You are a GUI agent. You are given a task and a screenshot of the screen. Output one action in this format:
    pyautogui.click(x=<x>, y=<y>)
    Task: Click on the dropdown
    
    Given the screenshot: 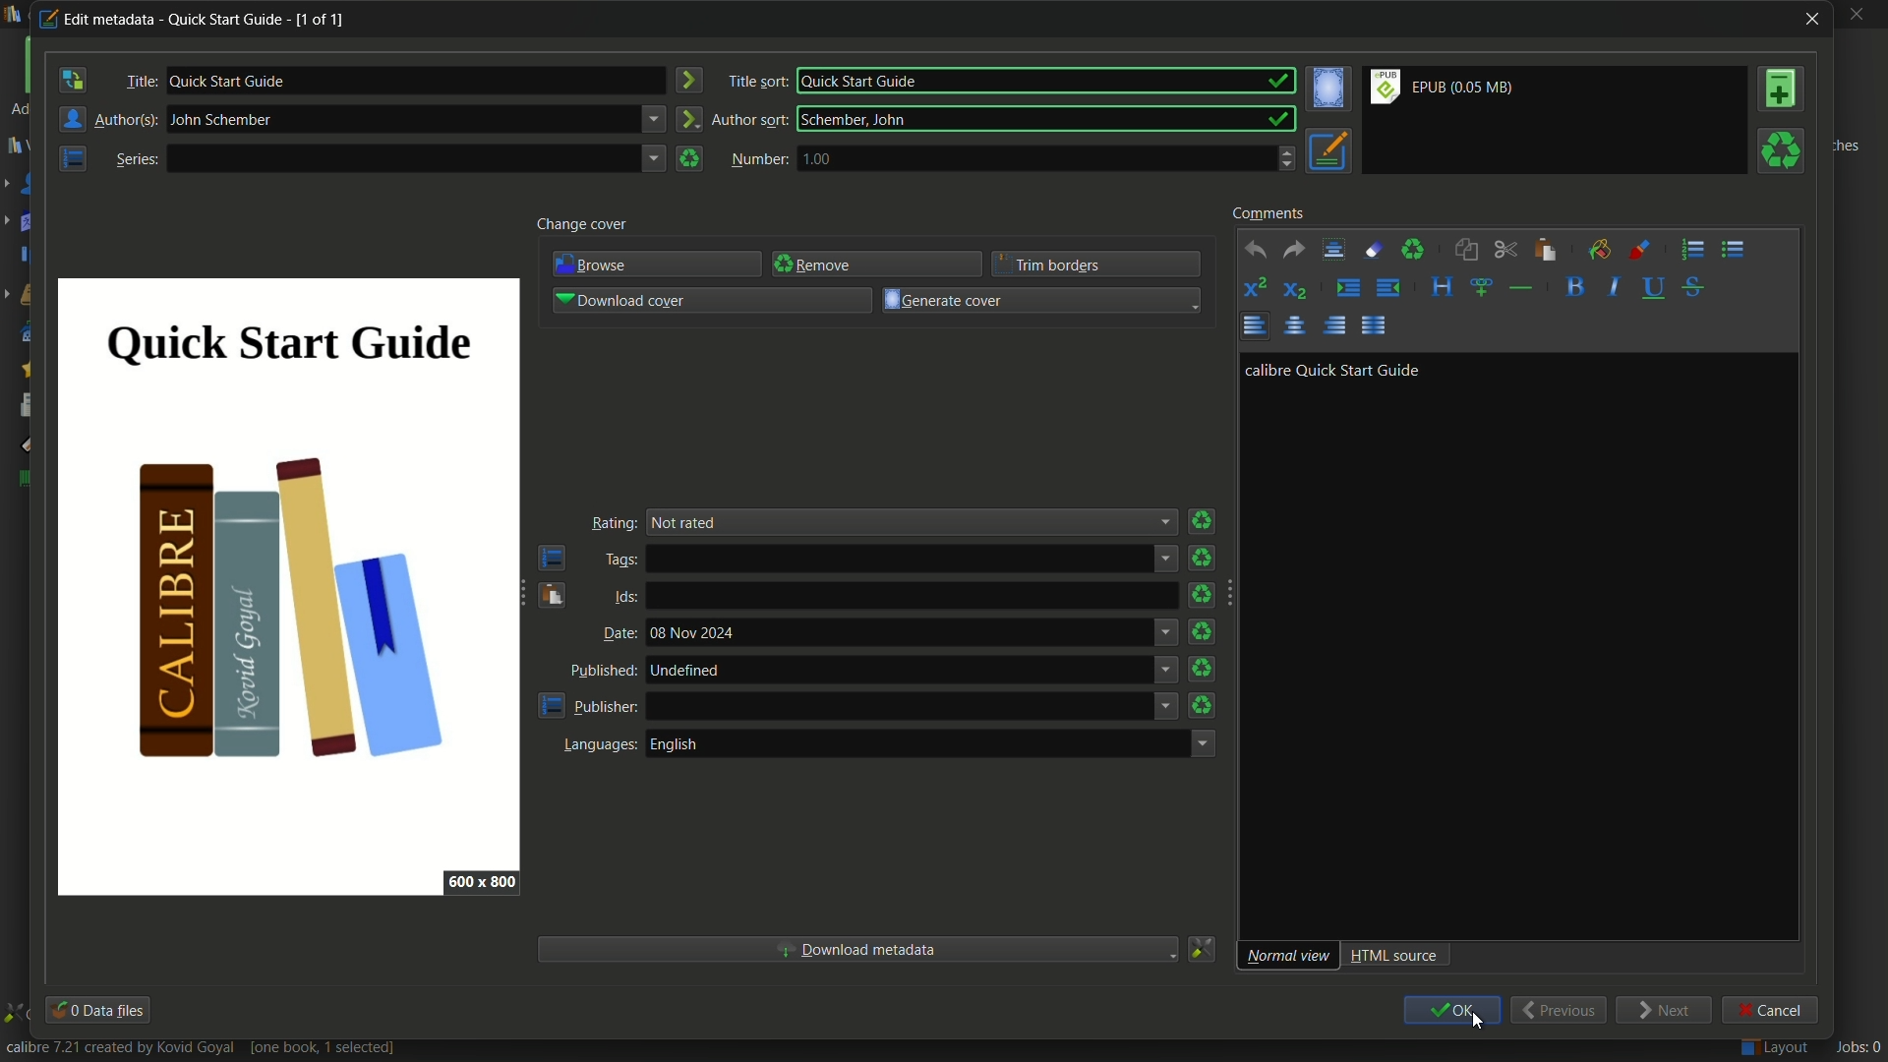 What is the action you would take?
    pyautogui.click(x=1160, y=560)
    